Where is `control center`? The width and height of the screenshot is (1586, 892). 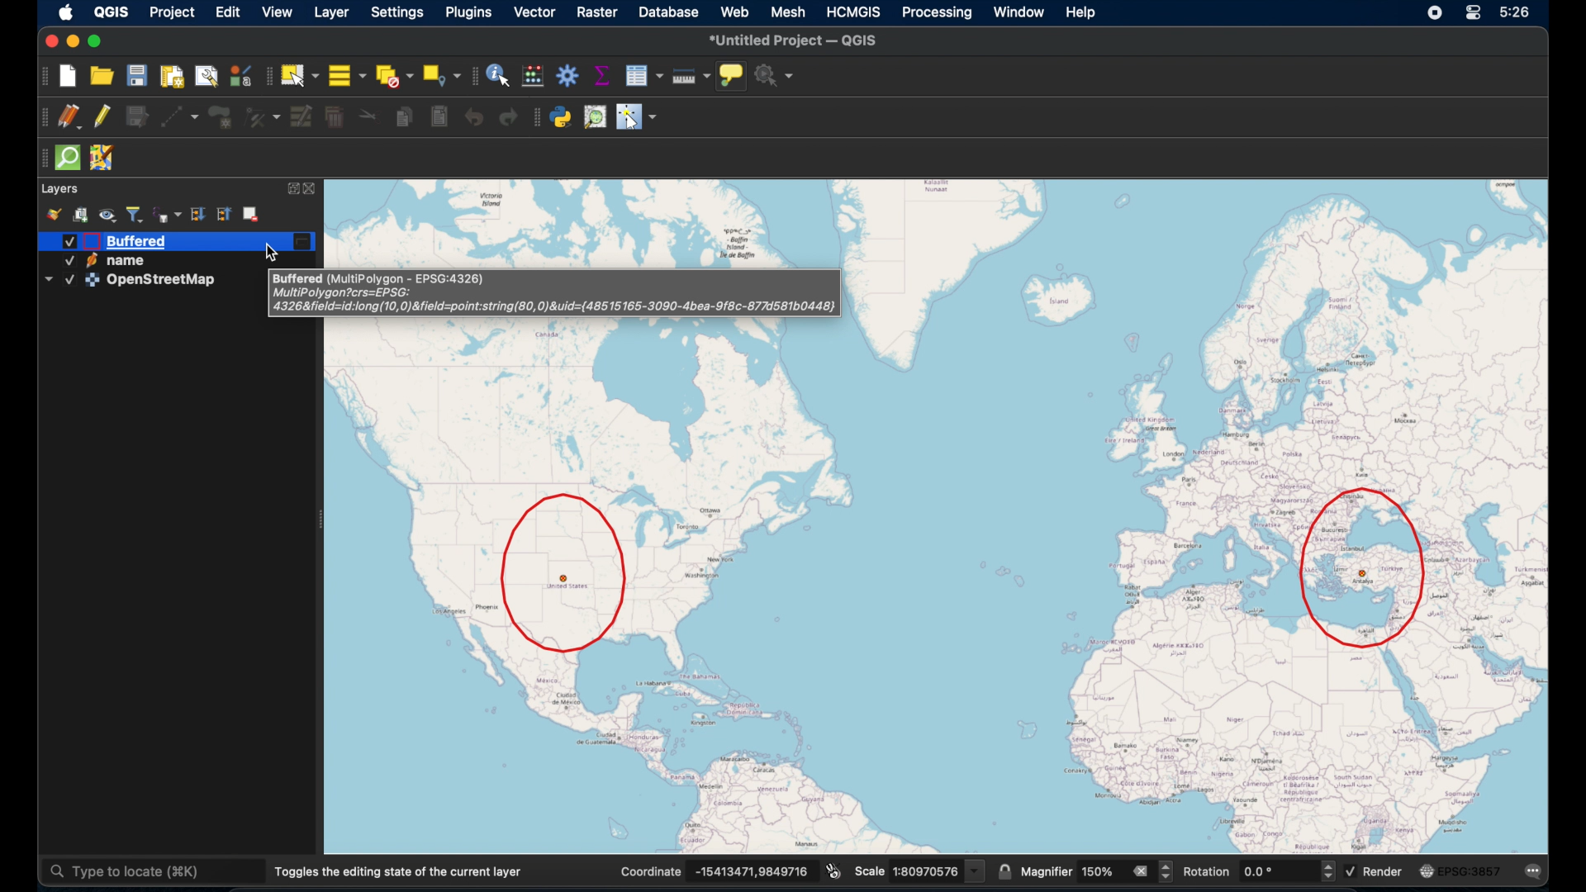
control center is located at coordinates (1475, 12).